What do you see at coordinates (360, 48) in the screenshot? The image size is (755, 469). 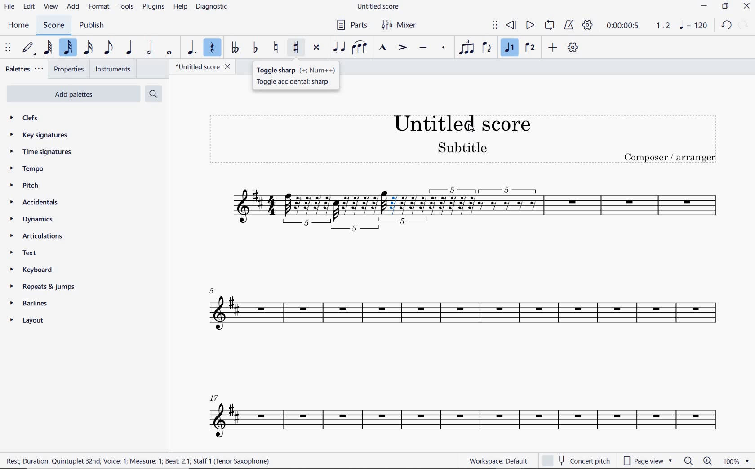 I see `SLUR` at bounding box center [360, 48].